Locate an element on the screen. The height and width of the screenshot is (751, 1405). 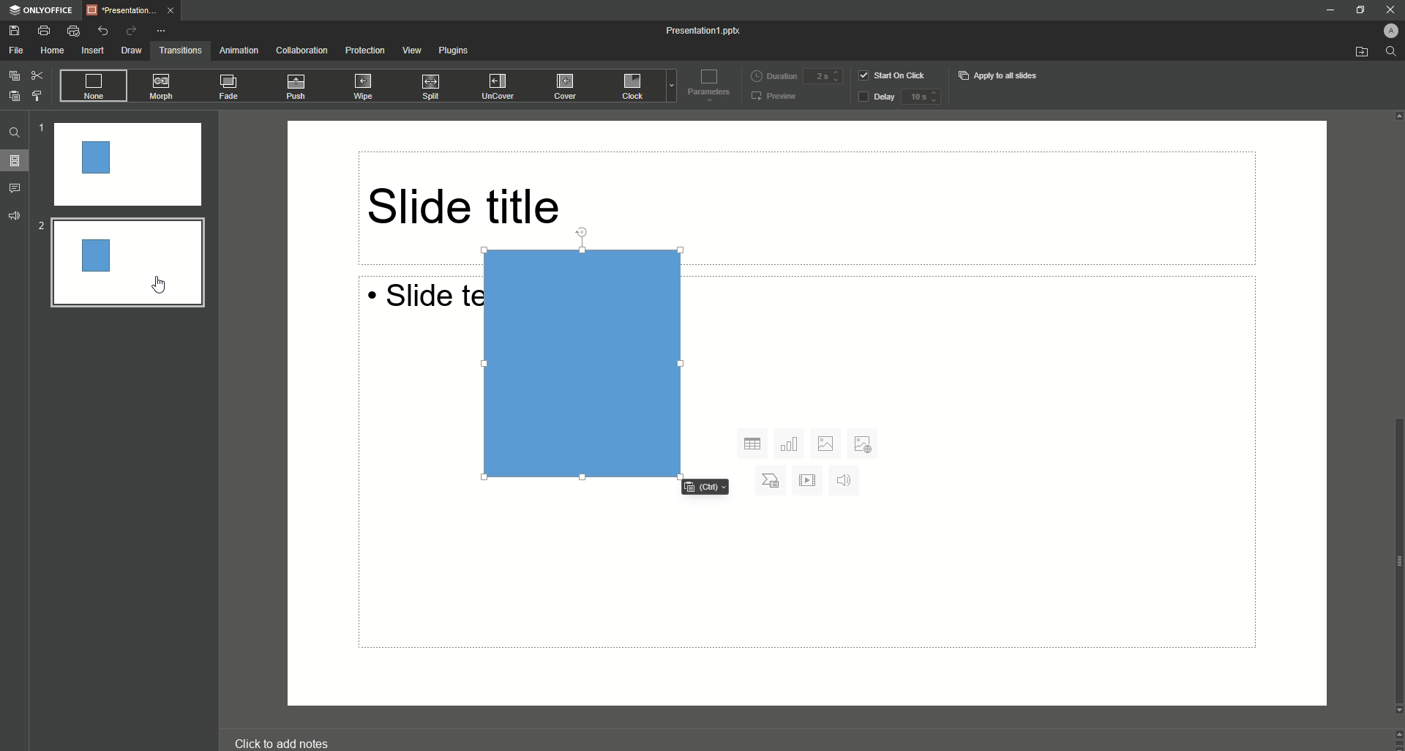
Push is located at coordinates (296, 86).